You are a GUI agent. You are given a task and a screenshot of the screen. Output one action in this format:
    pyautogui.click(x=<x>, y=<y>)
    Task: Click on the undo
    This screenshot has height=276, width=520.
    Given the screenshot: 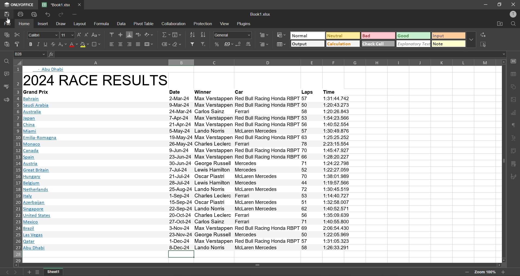 What is the action you would take?
    pyautogui.click(x=49, y=14)
    